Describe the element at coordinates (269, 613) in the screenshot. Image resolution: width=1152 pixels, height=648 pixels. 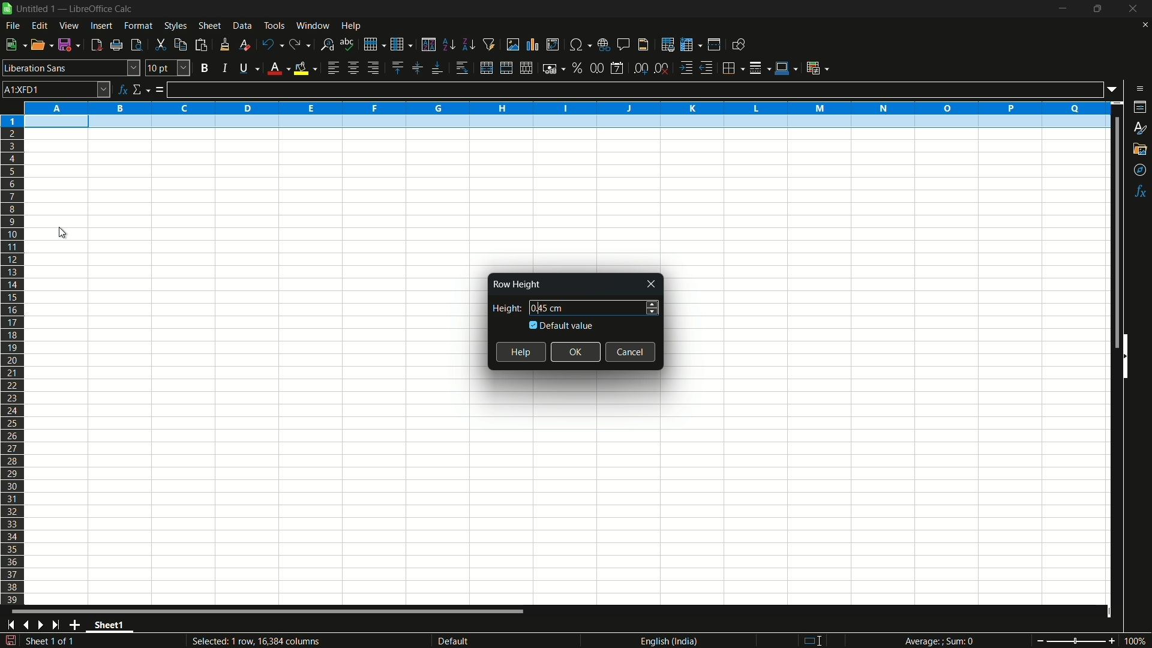
I see `scroll bar` at that location.